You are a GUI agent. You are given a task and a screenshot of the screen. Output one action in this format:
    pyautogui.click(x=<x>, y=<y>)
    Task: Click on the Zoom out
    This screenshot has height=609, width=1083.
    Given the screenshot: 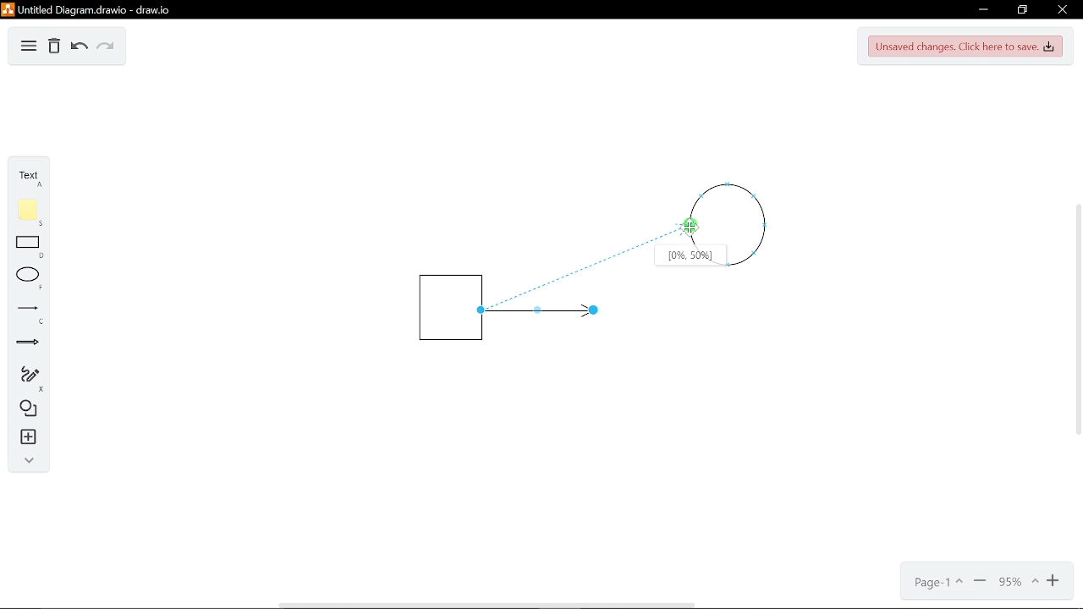 What is the action you would take?
    pyautogui.click(x=980, y=580)
    